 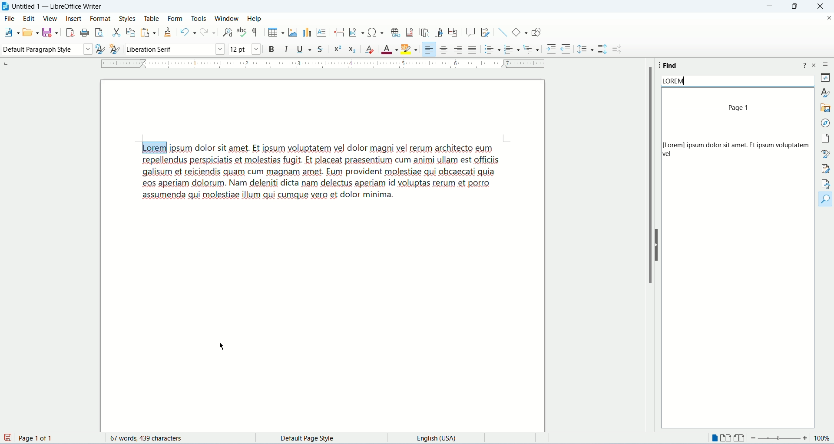 I want to click on navigator, so click(x=824, y=123).